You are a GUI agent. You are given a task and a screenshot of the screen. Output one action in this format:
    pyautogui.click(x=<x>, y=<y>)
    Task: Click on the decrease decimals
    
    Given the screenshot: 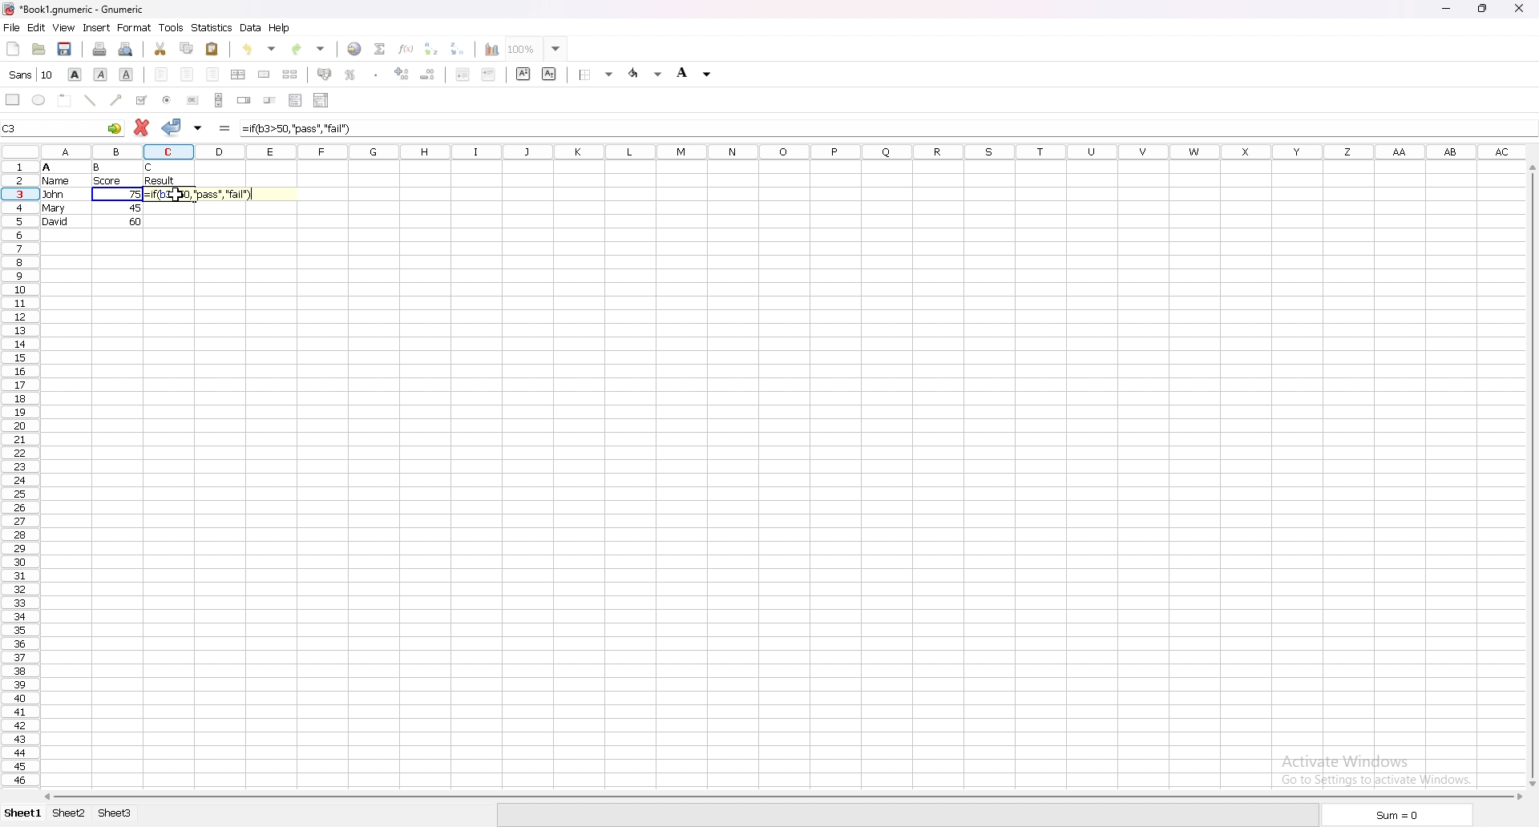 What is the action you would take?
    pyautogui.click(x=429, y=75)
    